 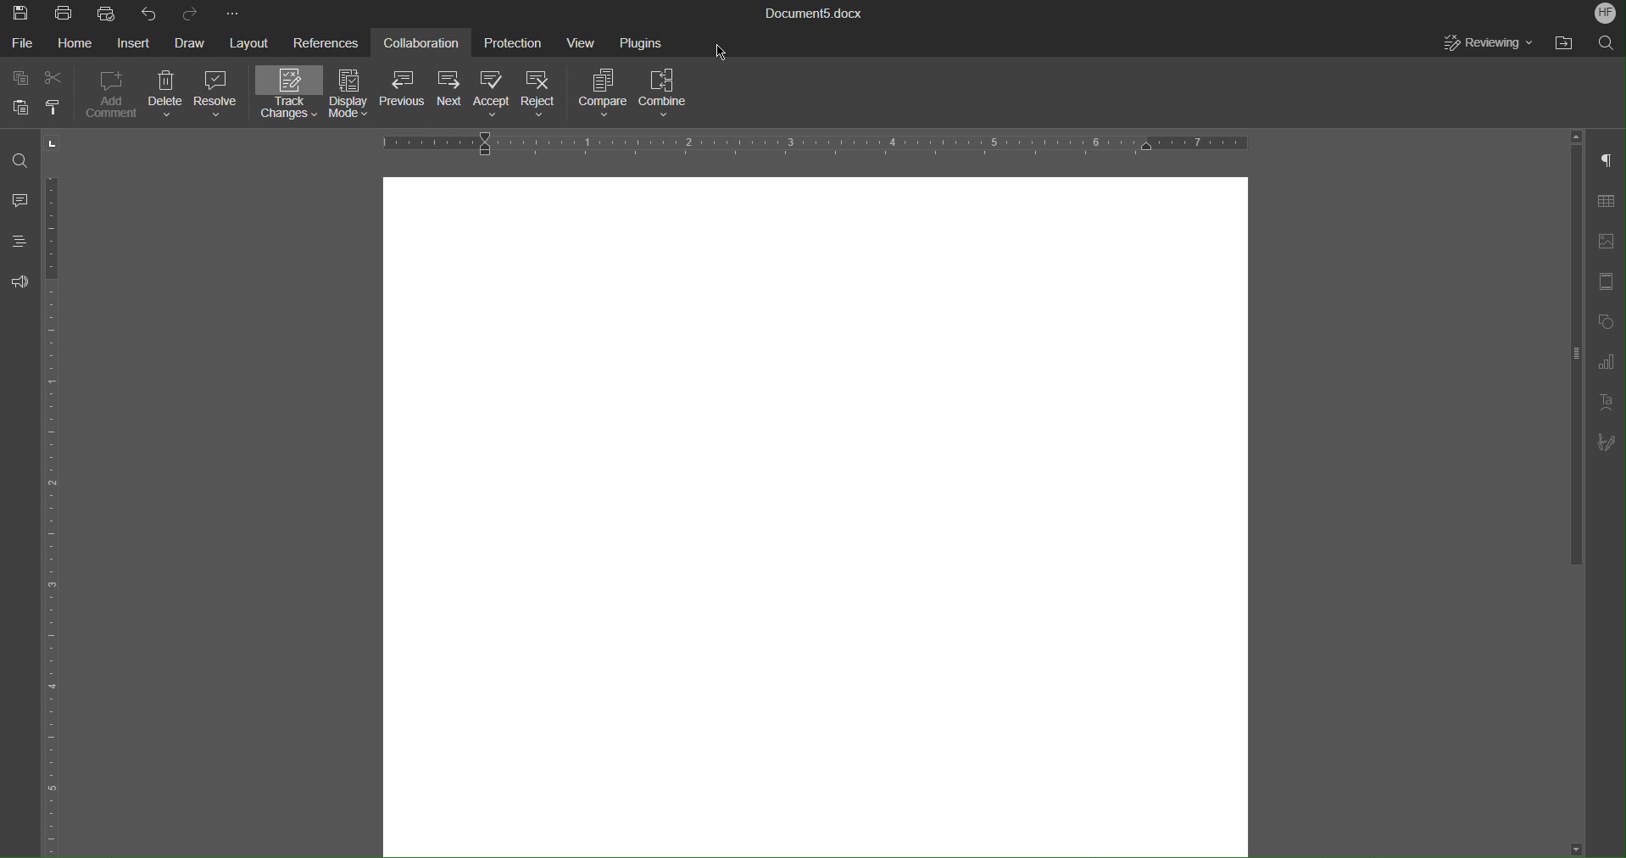 I want to click on Display Mode, so click(x=353, y=95).